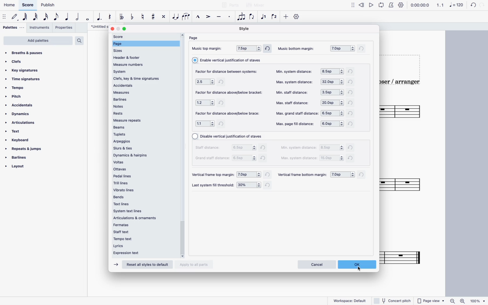  What do you see at coordinates (15, 17) in the screenshot?
I see `default` at bounding box center [15, 17].